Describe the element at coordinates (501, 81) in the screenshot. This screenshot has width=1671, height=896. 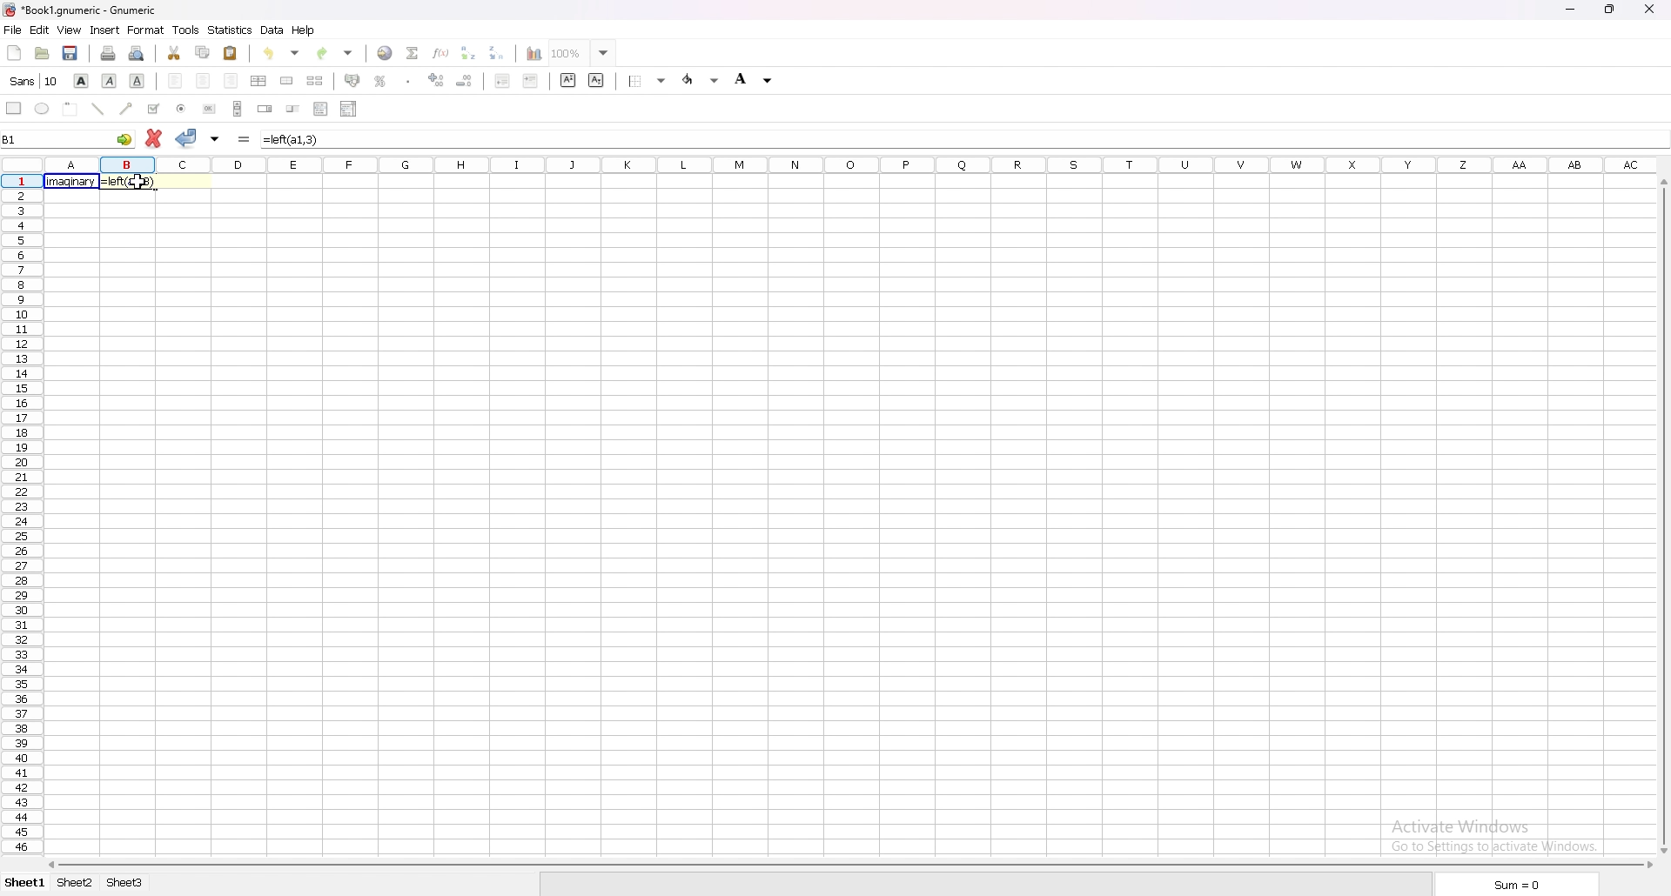
I see `decrease indent` at that location.